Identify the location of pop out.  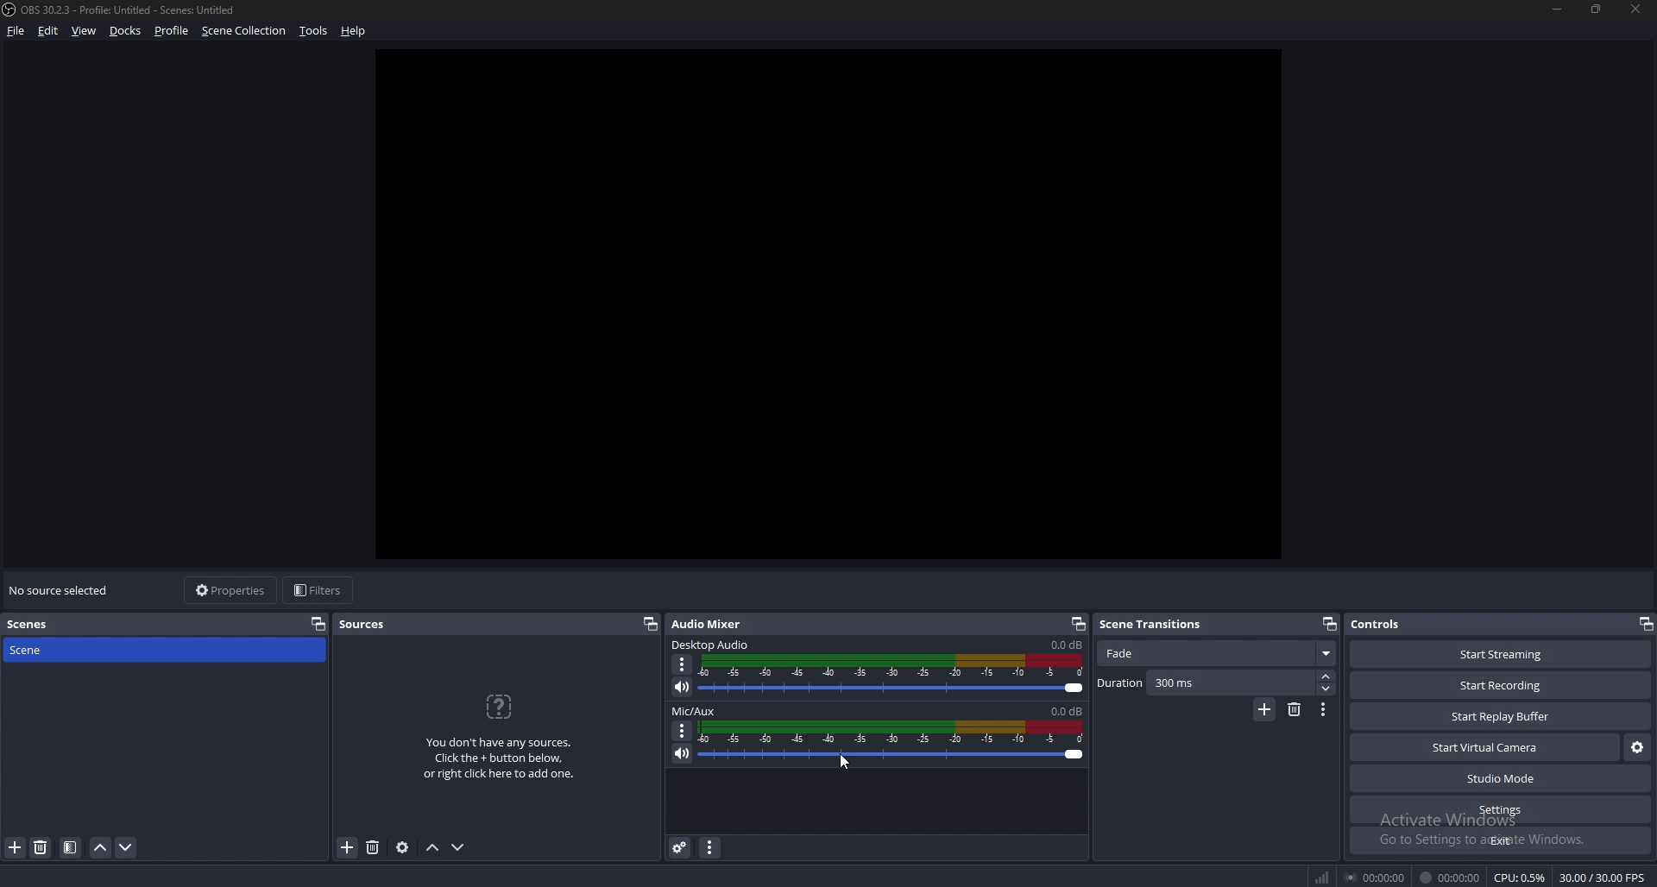
(652, 624).